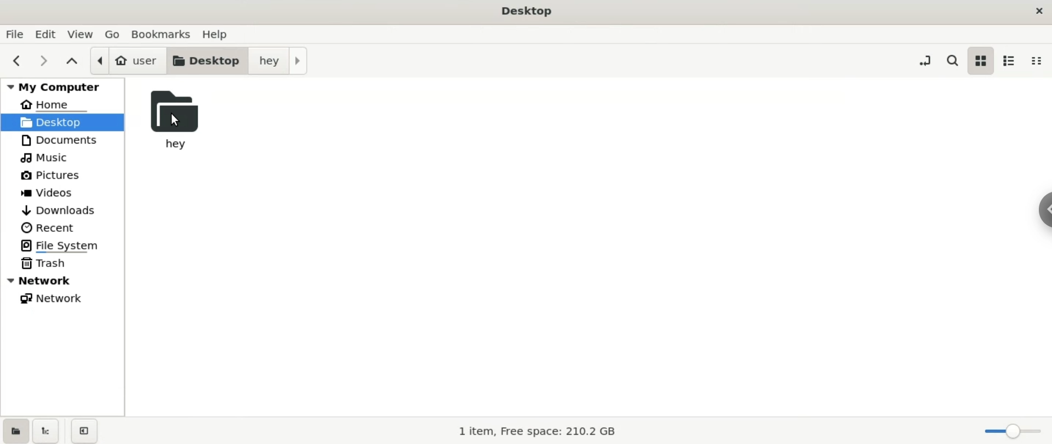  I want to click on videos, so click(65, 194).